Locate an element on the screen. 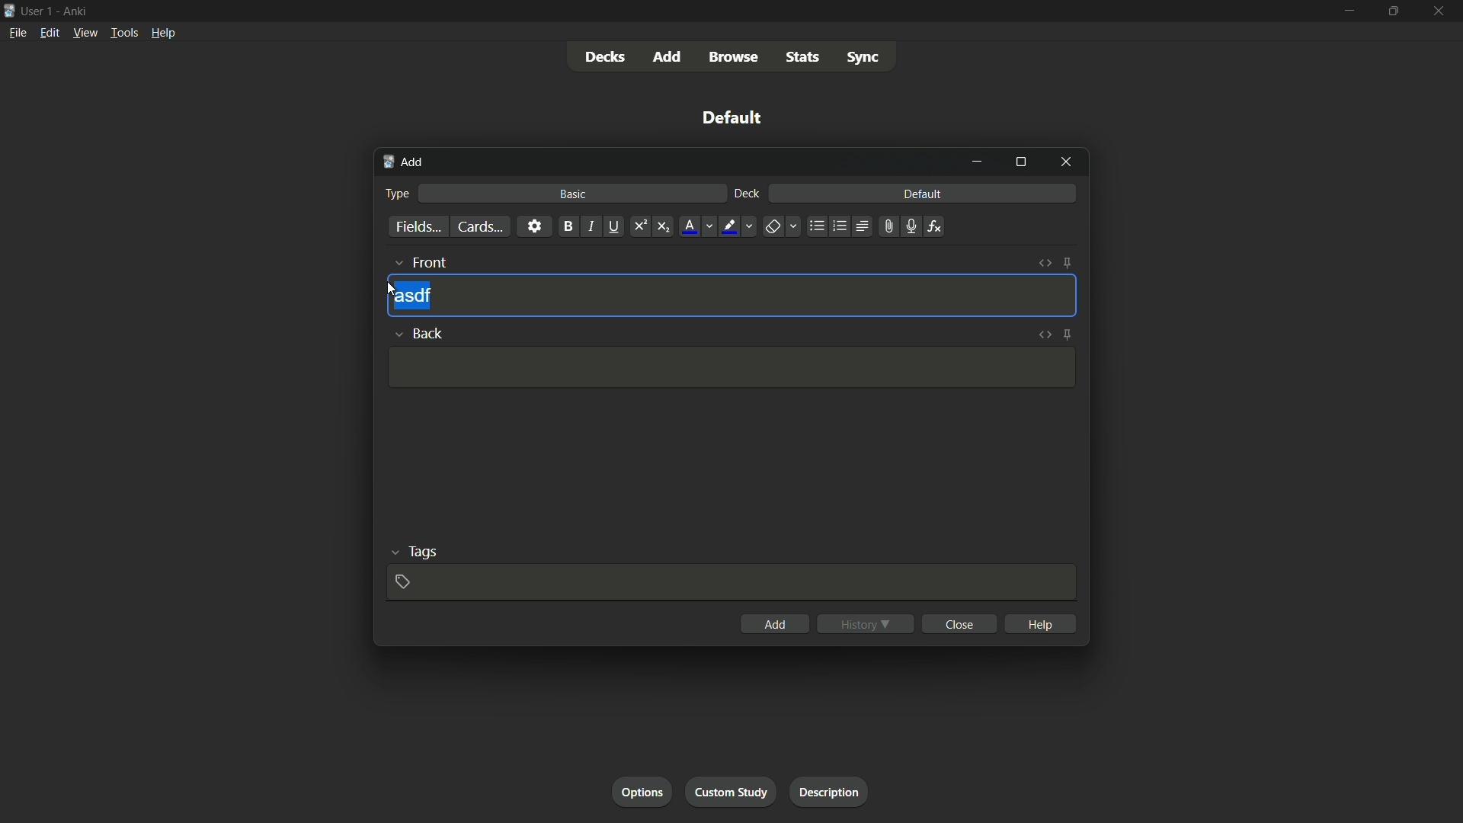  sync is located at coordinates (863, 57).